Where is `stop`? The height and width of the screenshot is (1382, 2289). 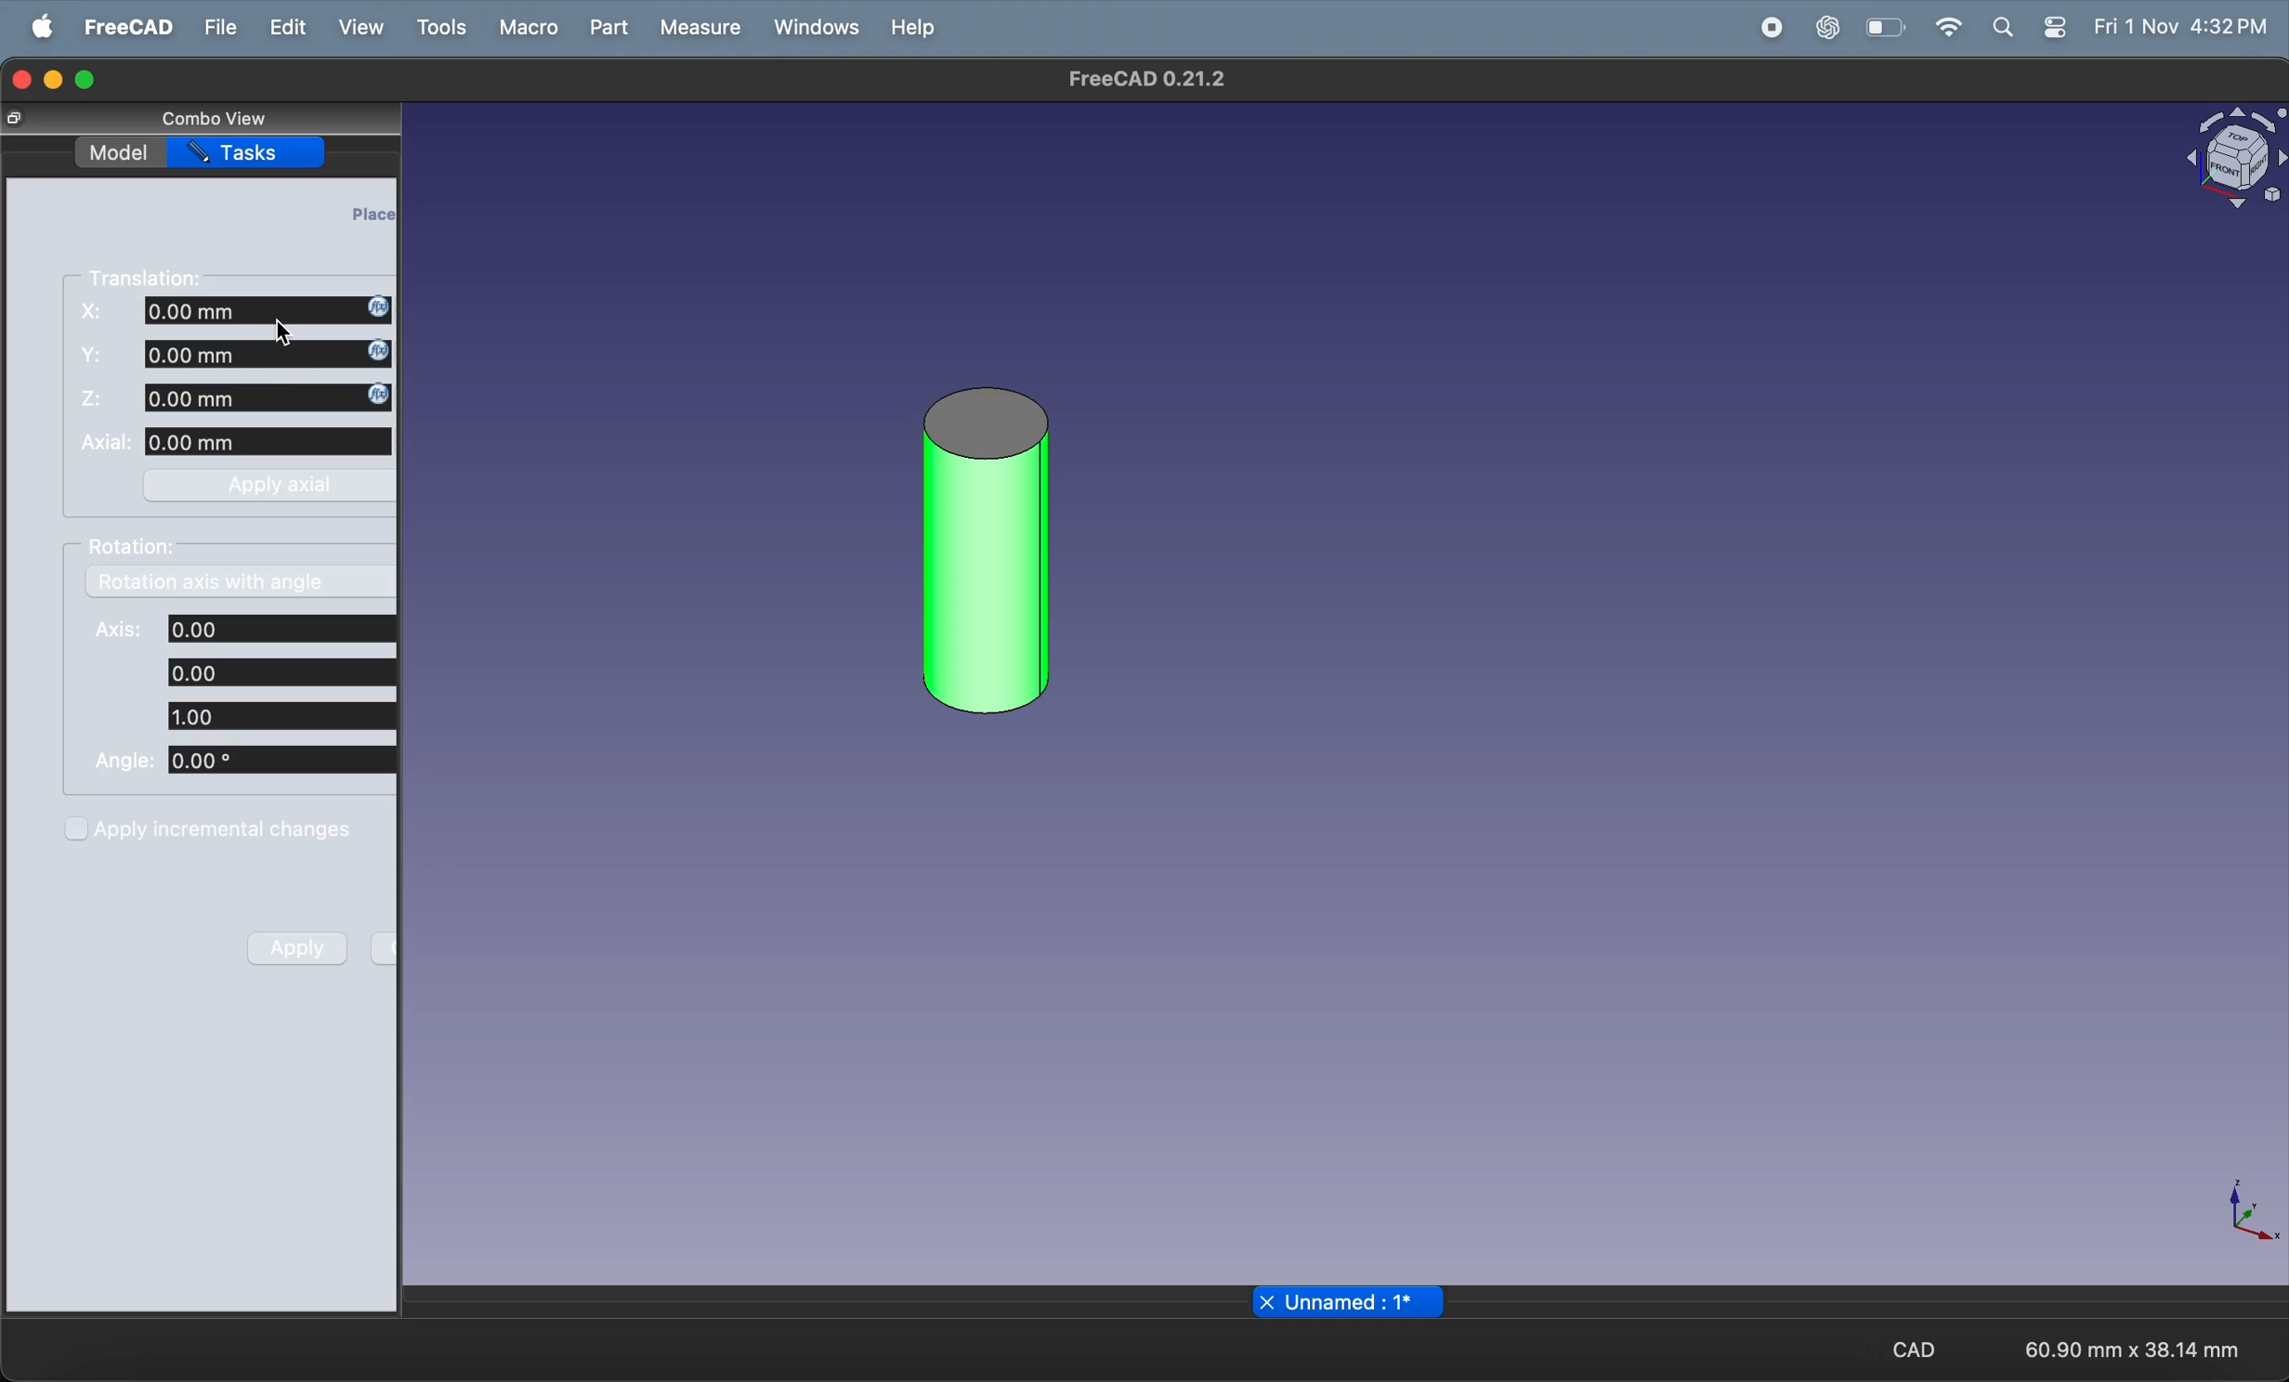
stop is located at coordinates (1699, 28).